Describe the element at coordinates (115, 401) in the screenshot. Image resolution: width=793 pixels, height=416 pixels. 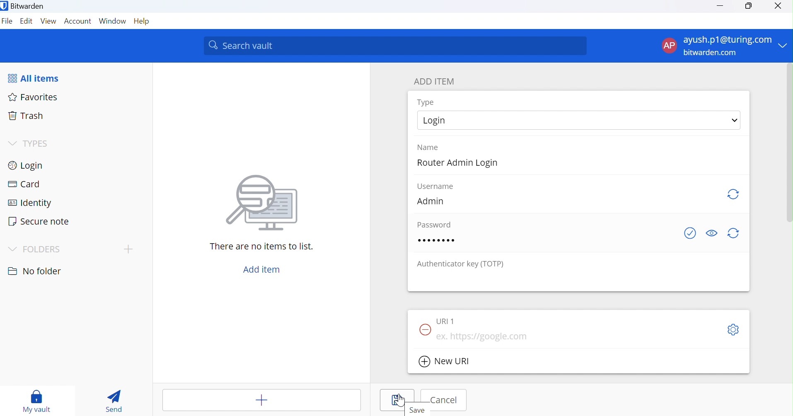
I see `Send` at that location.